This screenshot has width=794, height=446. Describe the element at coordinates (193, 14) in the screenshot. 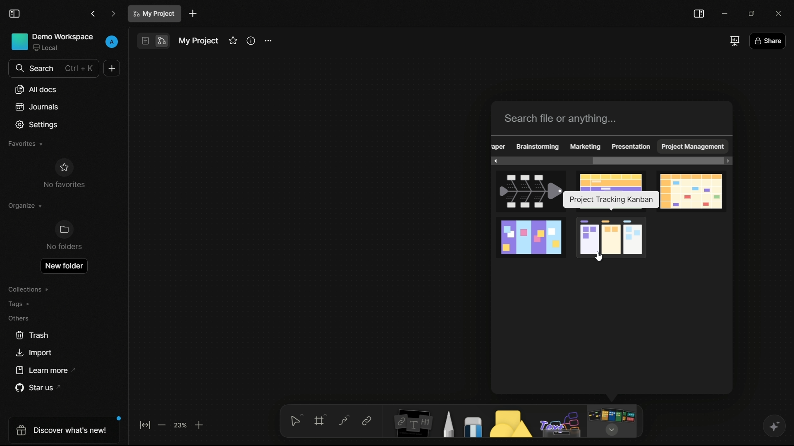

I see `new document` at that location.